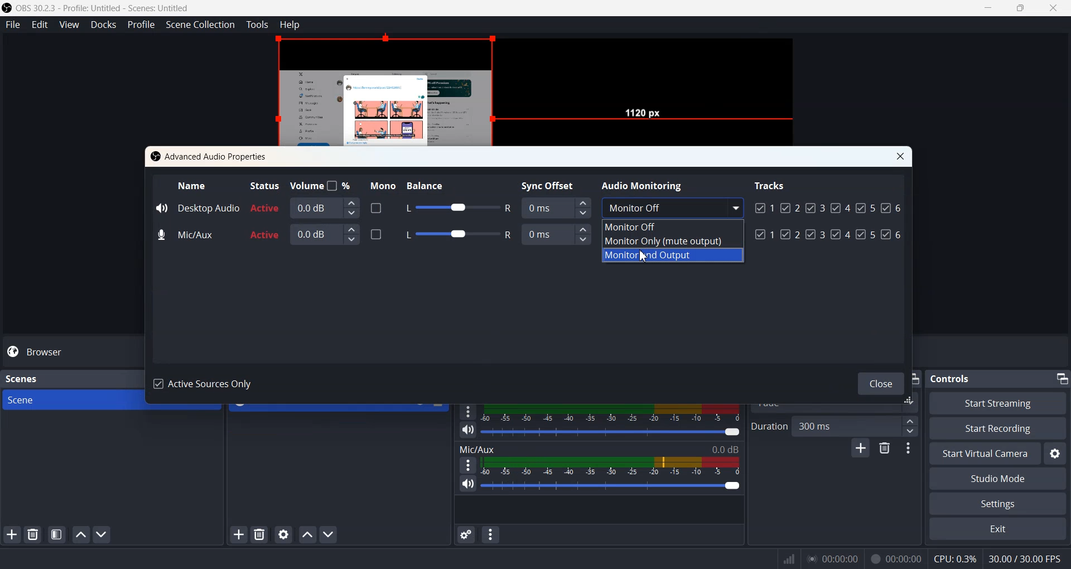  Describe the element at coordinates (998, 403) in the screenshot. I see `Start Streaming` at that location.